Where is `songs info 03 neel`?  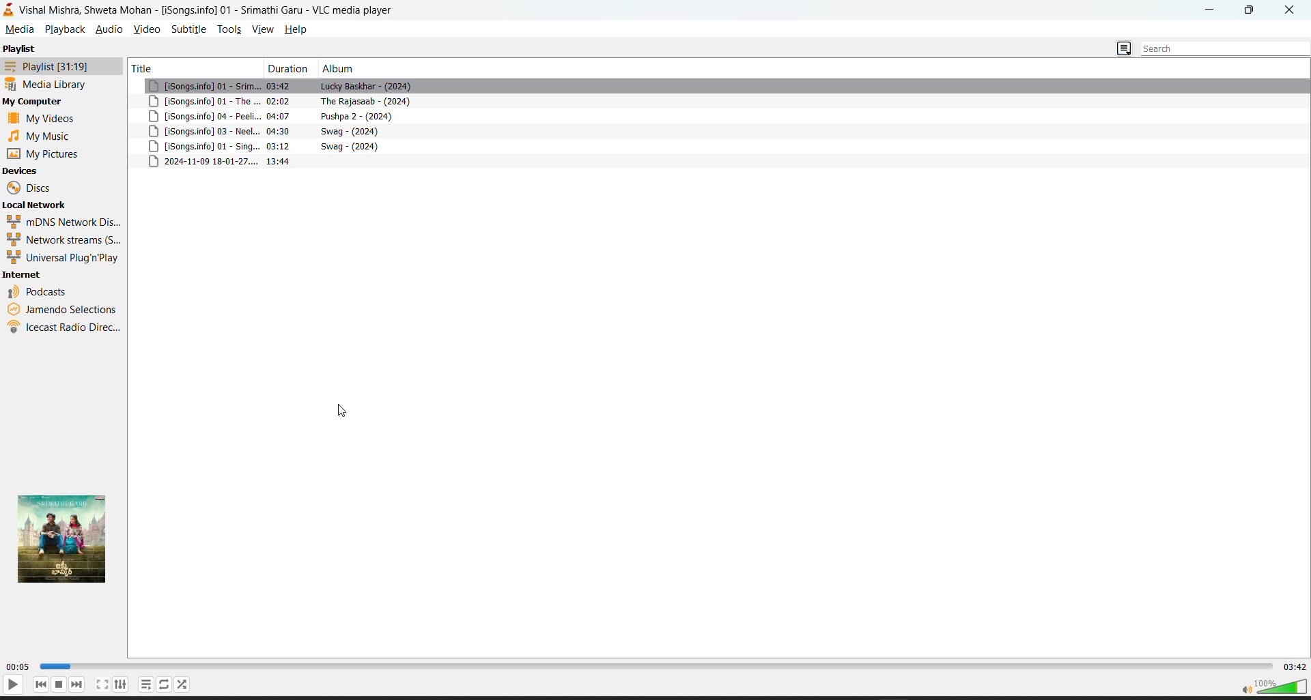 songs info 03 neel is located at coordinates (201, 130).